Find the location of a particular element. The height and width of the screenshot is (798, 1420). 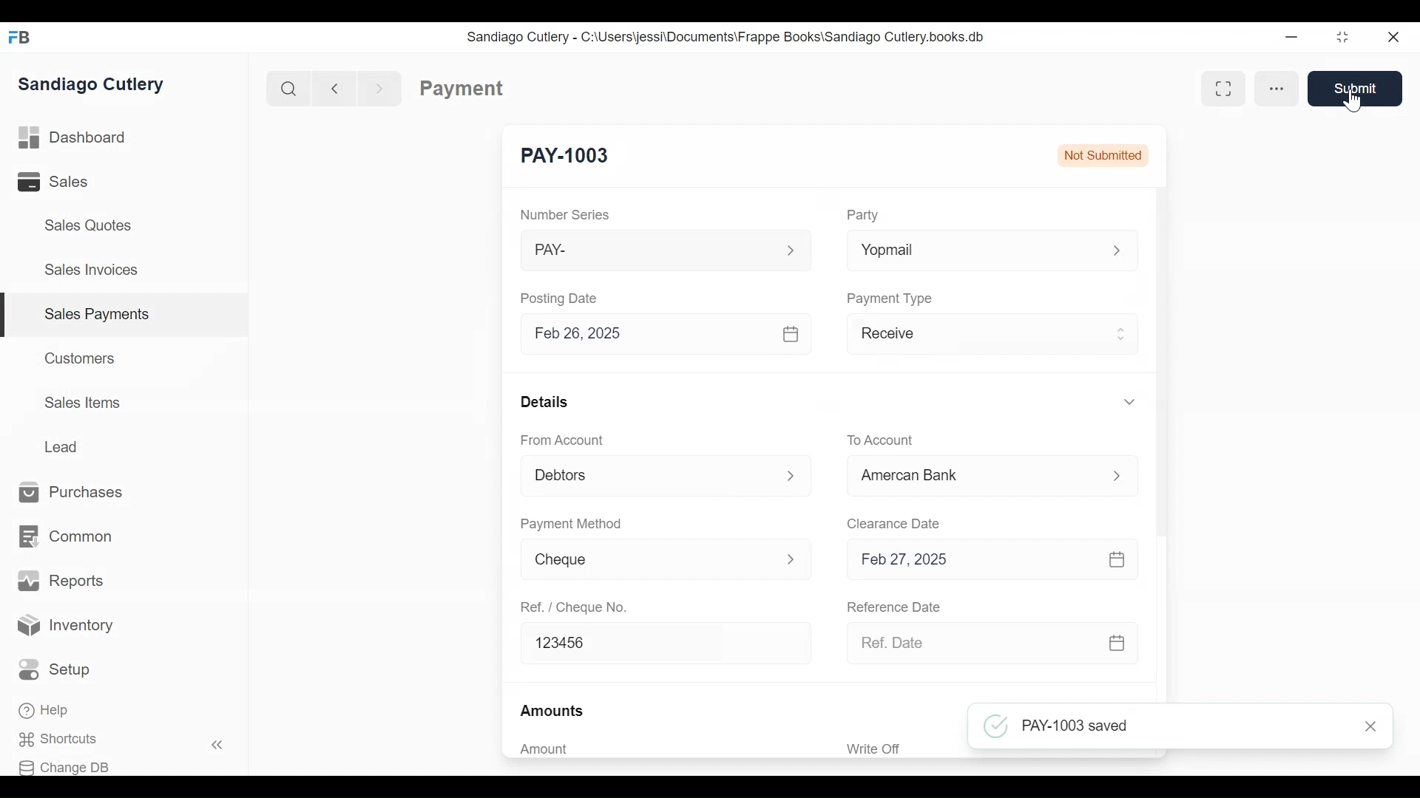

Receive is located at coordinates (973, 335).